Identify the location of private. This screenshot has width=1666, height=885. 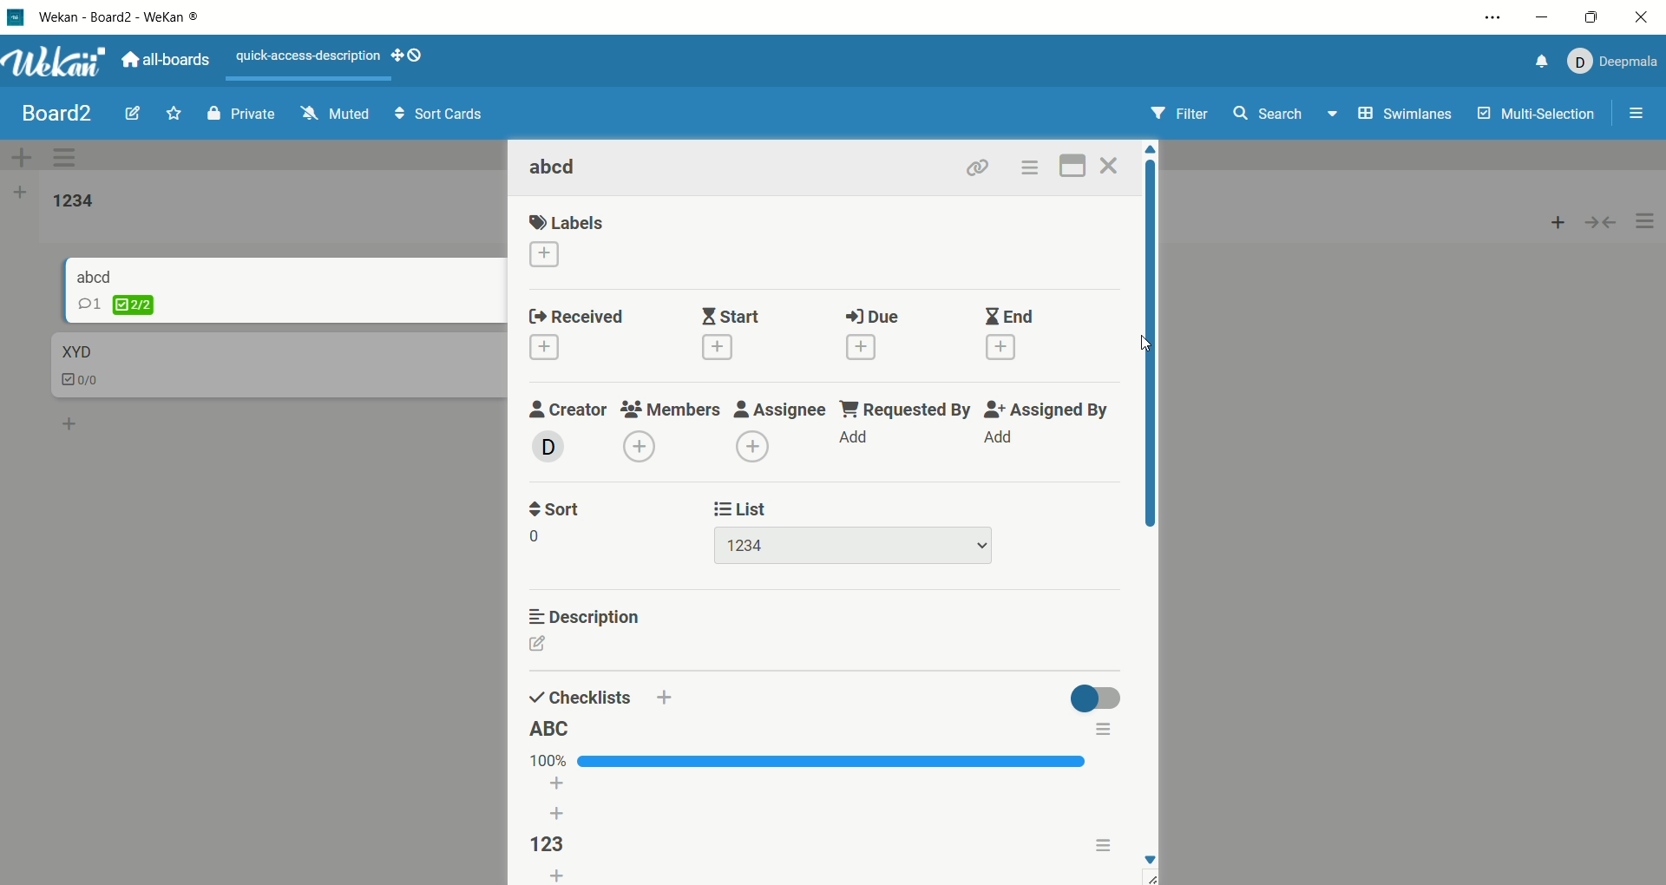
(241, 113).